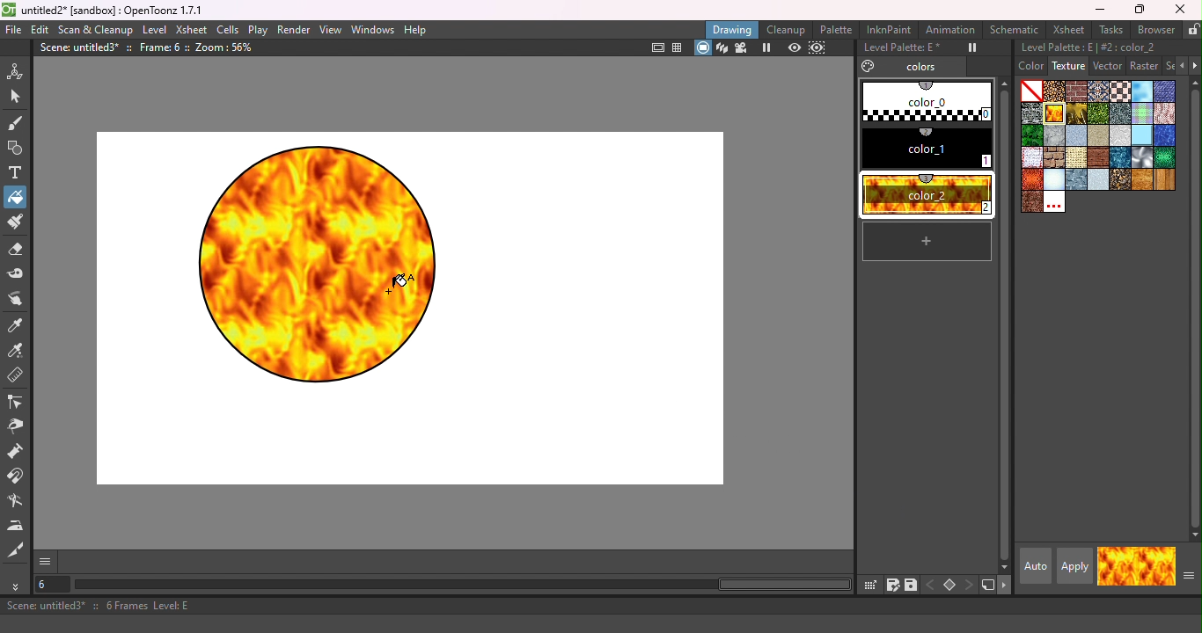 This screenshot has height=633, width=1202. Describe the element at coordinates (1154, 31) in the screenshot. I see `Browser` at that location.